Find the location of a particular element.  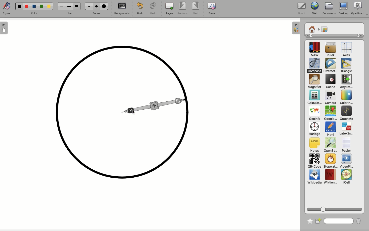

color3 is located at coordinates (34, 6).